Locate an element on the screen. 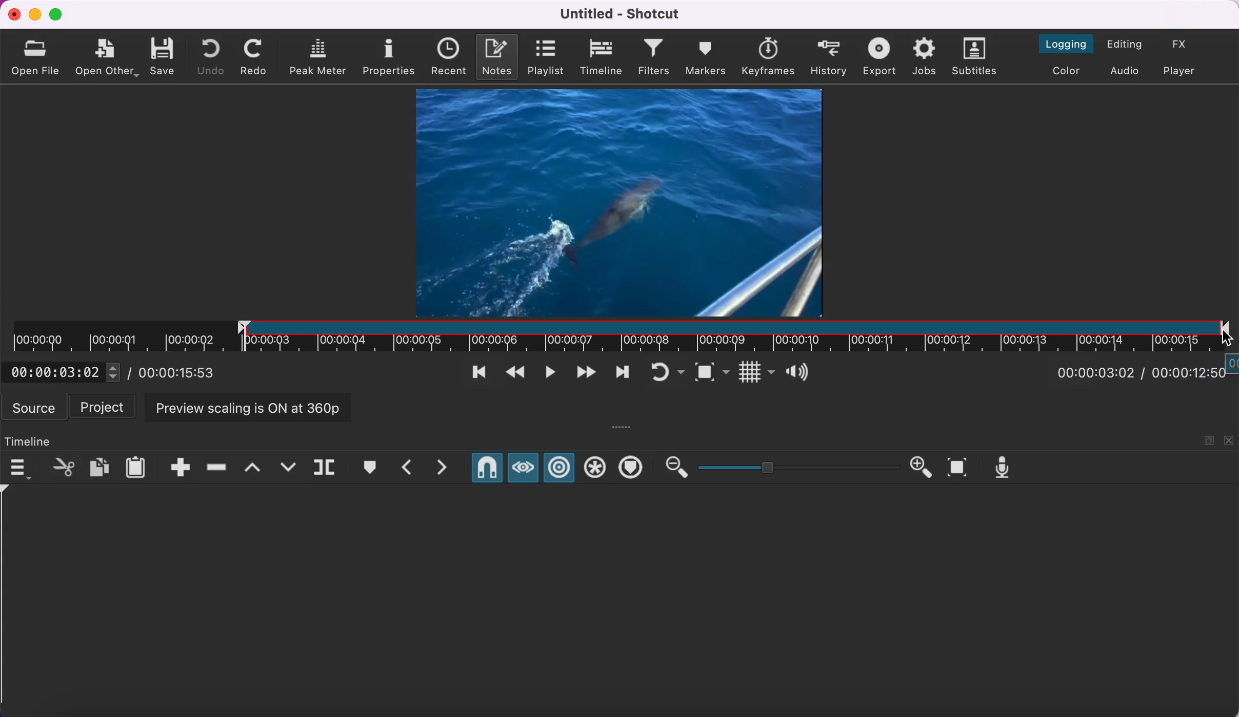 This screenshot has height=717, width=1239. overwrite is located at coordinates (287, 467).